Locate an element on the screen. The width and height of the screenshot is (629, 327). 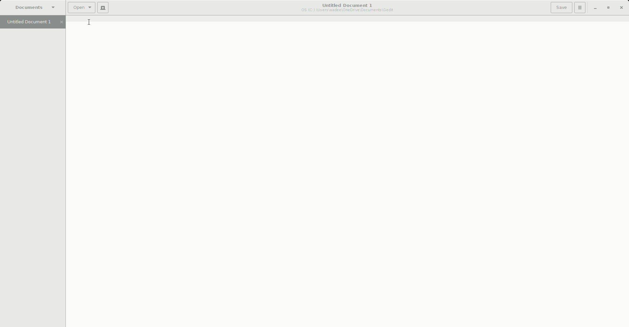
Untitled Document 1 is located at coordinates (348, 8).